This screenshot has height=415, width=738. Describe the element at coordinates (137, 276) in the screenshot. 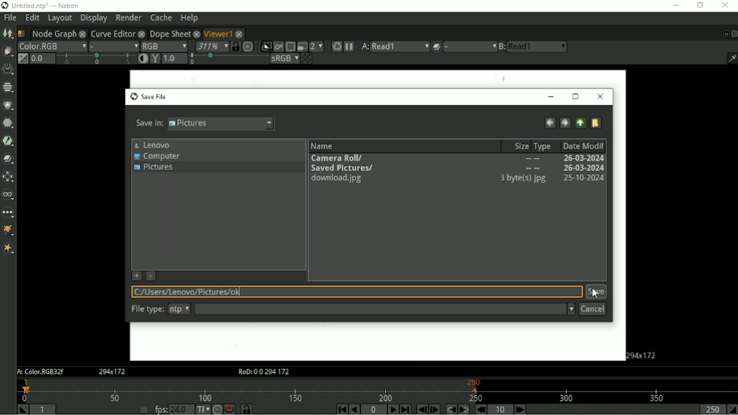

I see `Add current directory from favorite list` at that location.